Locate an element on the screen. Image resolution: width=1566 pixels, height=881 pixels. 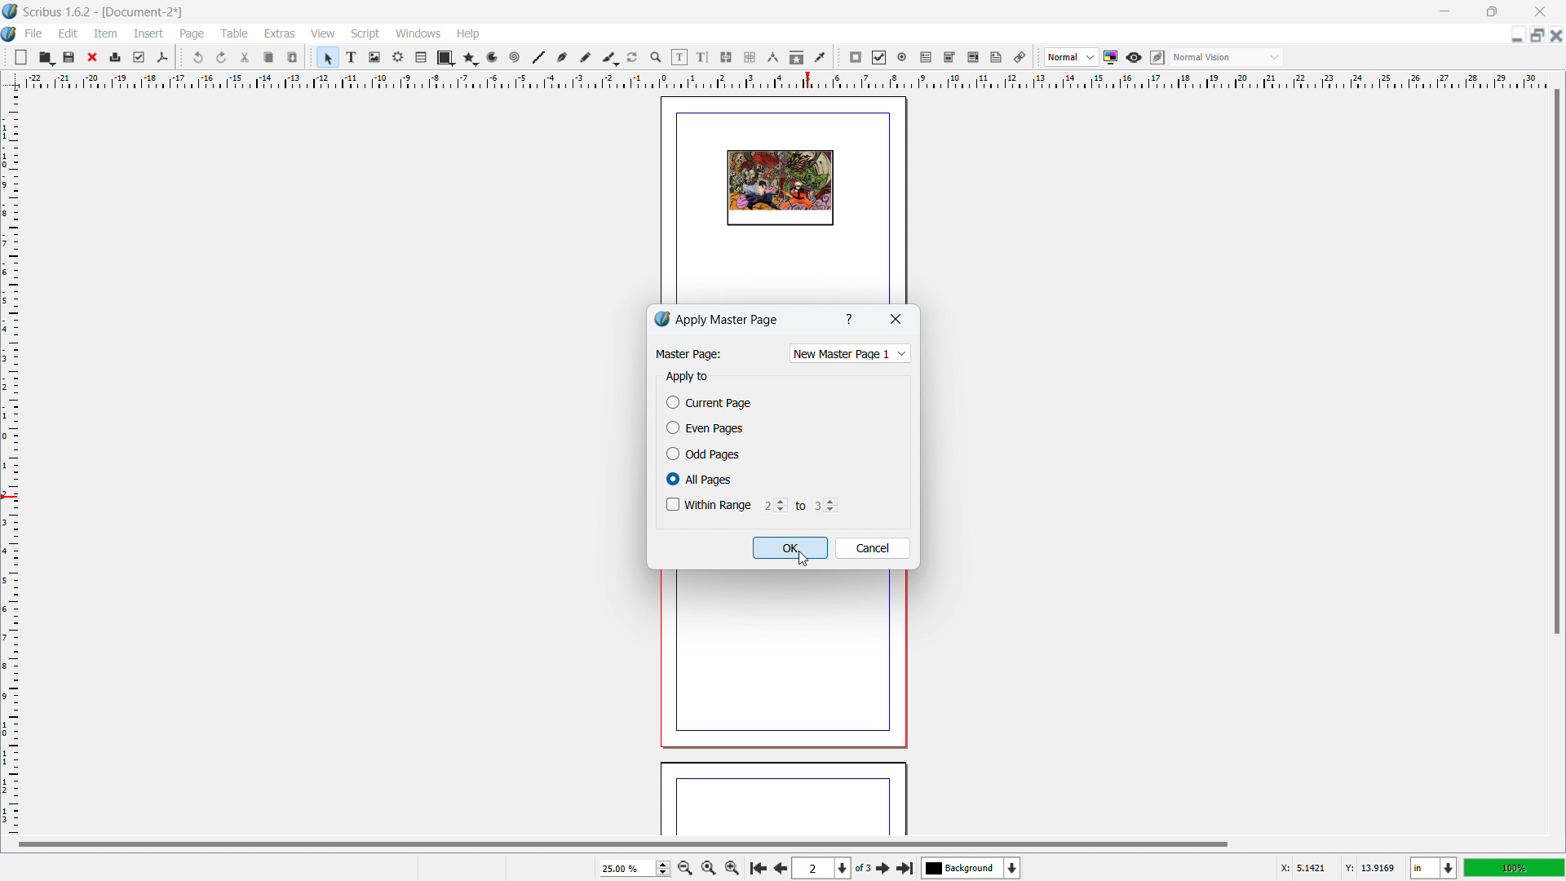
page design is located at coordinates (780, 188).